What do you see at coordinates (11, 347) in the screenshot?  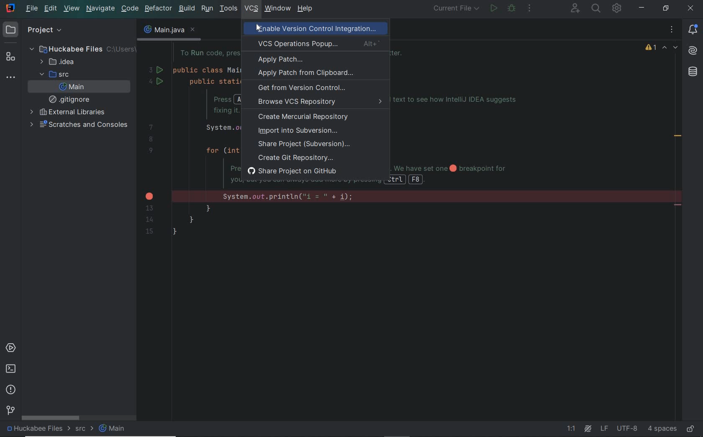 I see `services` at bounding box center [11, 347].